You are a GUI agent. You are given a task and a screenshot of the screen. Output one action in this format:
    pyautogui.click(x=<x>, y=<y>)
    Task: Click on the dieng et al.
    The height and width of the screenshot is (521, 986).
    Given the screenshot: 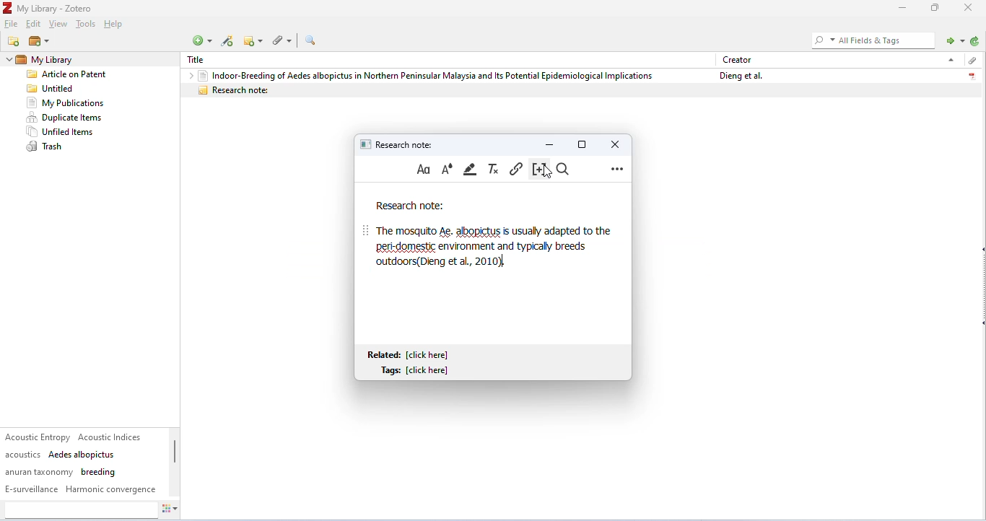 What is the action you would take?
    pyautogui.click(x=739, y=76)
    